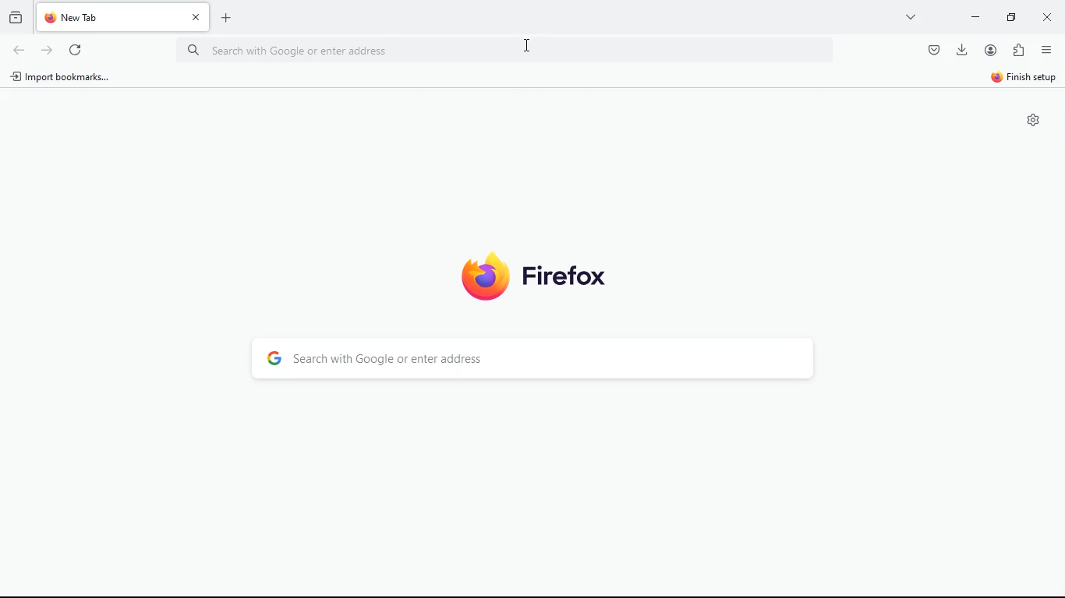 This screenshot has height=598, width=1065. Describe the element at coordinates (961, 51) in the screenshot. I see `download` at that location.